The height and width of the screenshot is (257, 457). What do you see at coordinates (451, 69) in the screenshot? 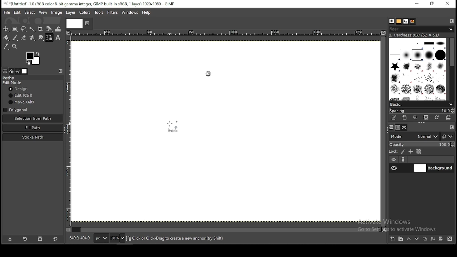
I see `scroll bar` at bounding box center [451, 69].